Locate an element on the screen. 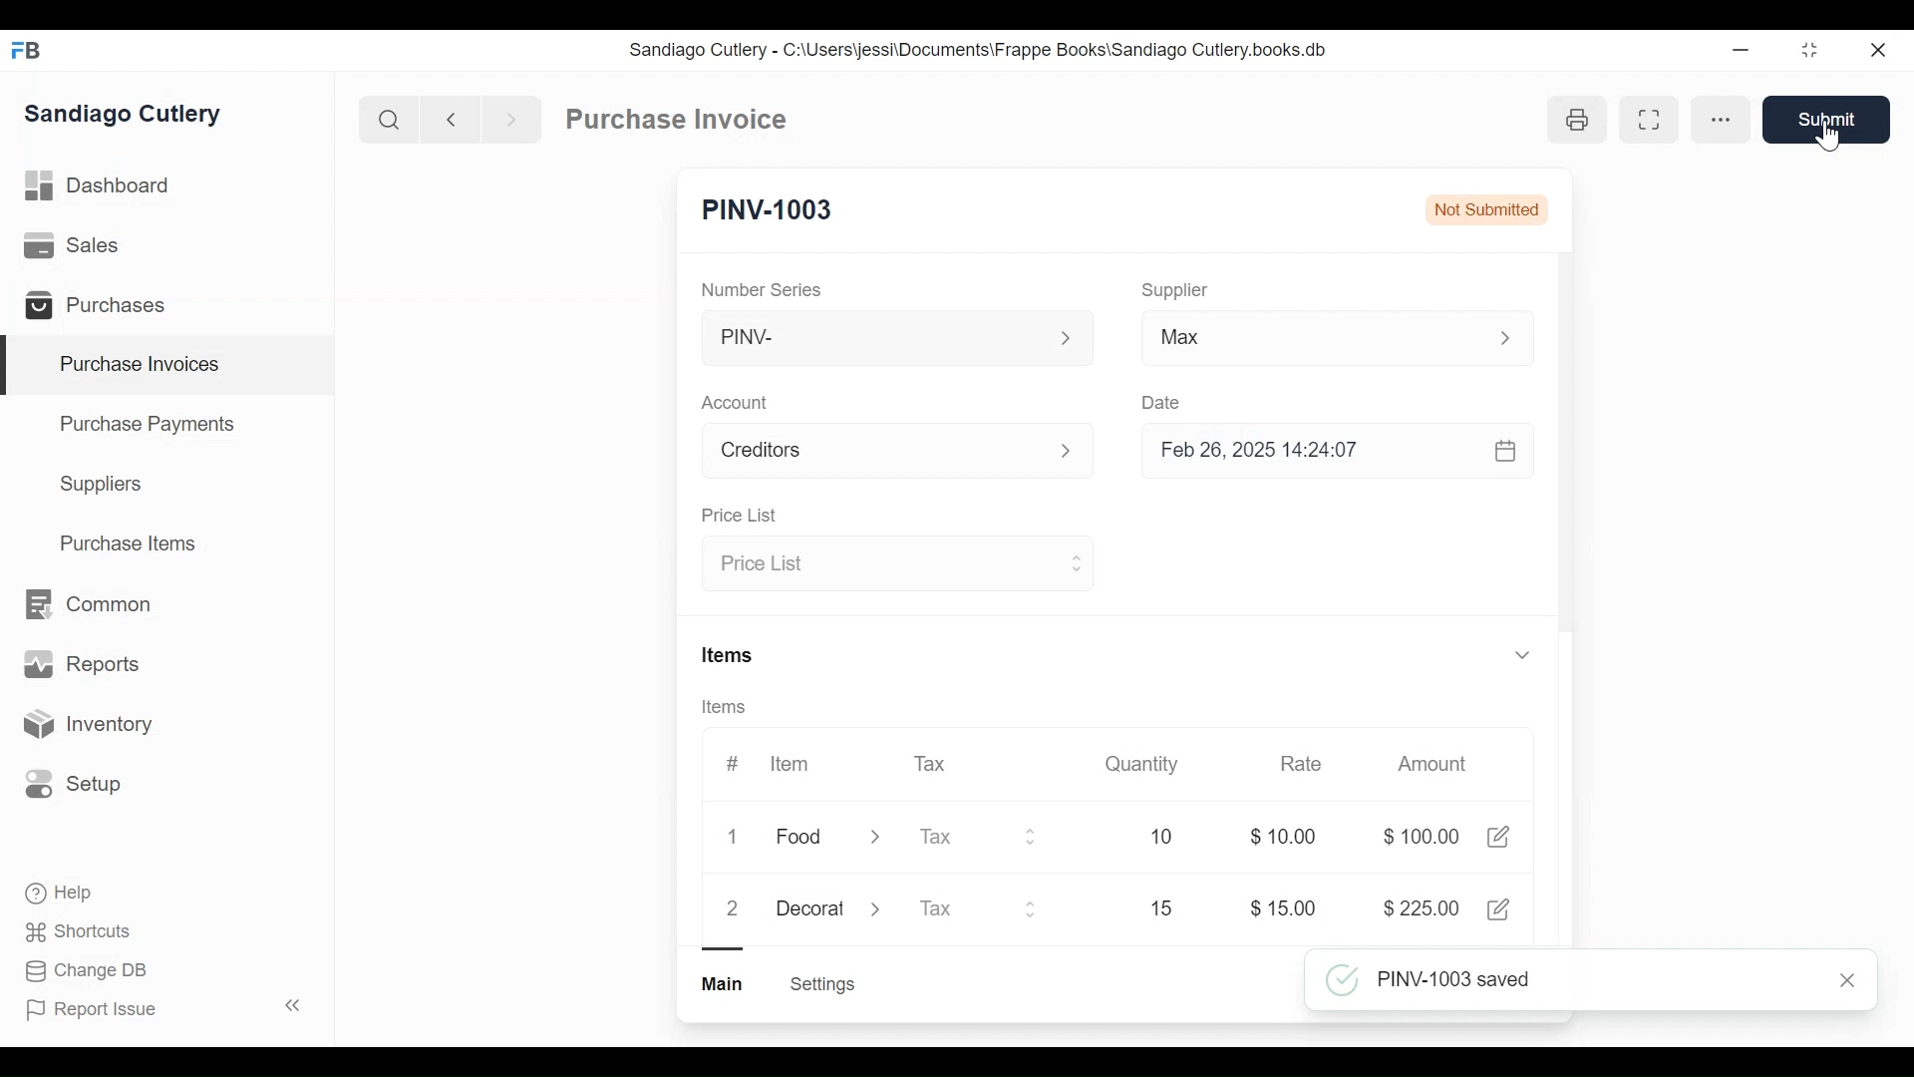  $100.00 is located at coordinates (1421, 837).